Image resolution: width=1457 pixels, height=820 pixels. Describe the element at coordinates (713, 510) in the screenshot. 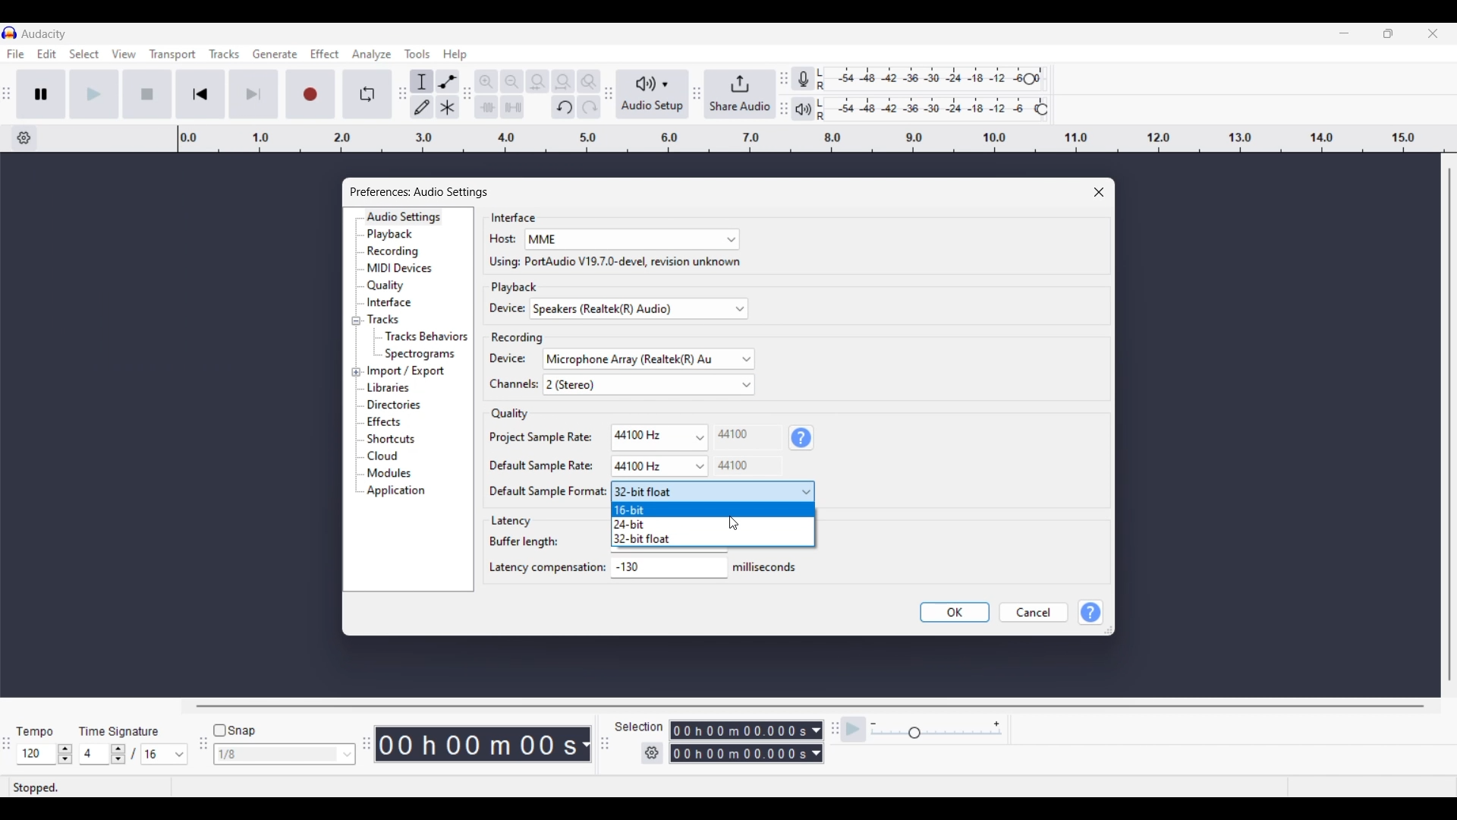

I see `16 bit` at that location.